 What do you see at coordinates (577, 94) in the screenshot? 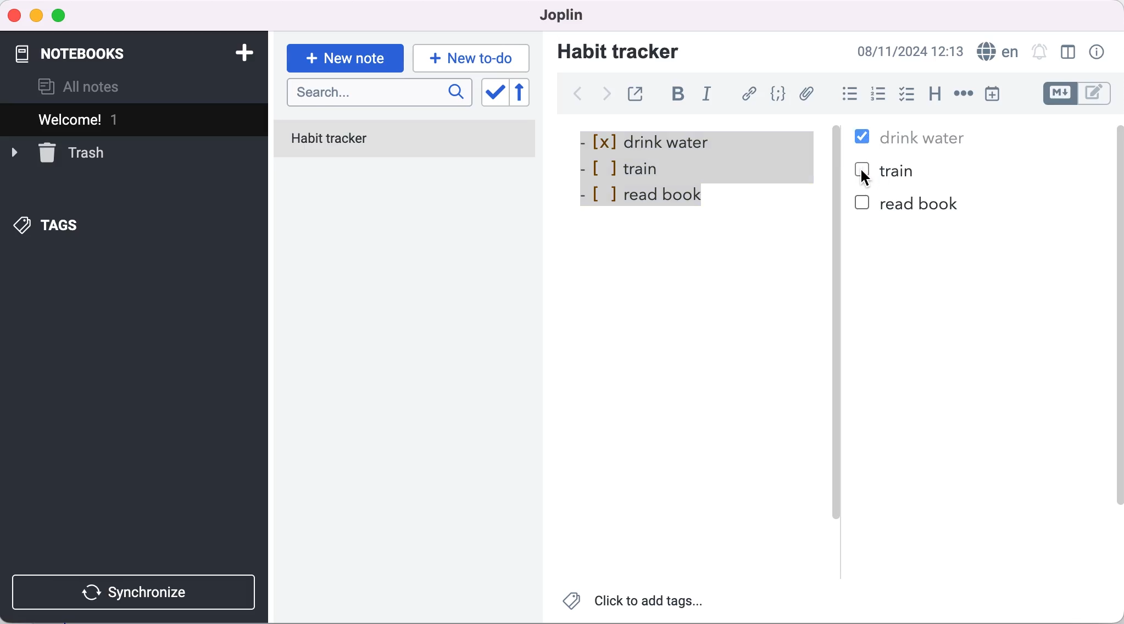
I see `back` at bounding box center [577, 94].